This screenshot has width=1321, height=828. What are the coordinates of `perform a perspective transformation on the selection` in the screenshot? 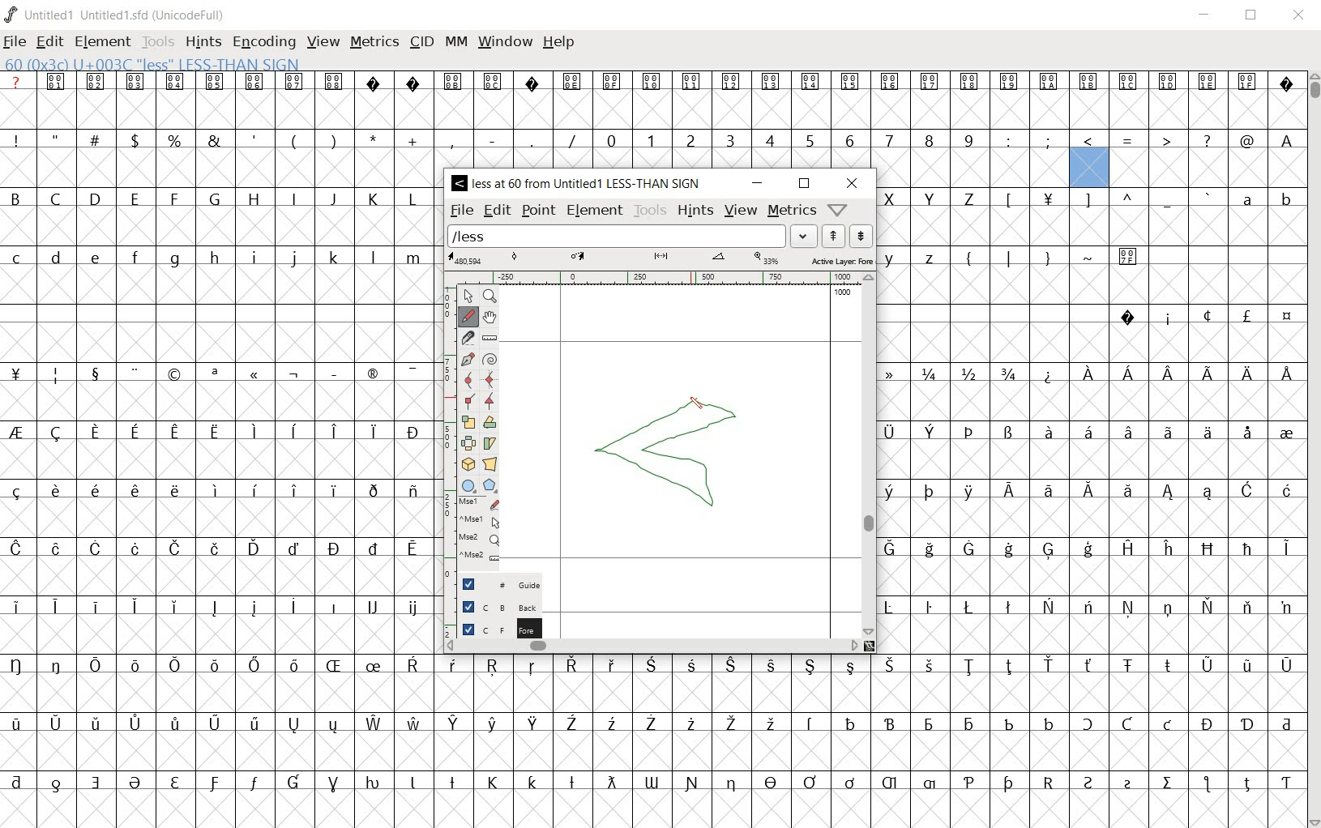 It's located at (490, 464).